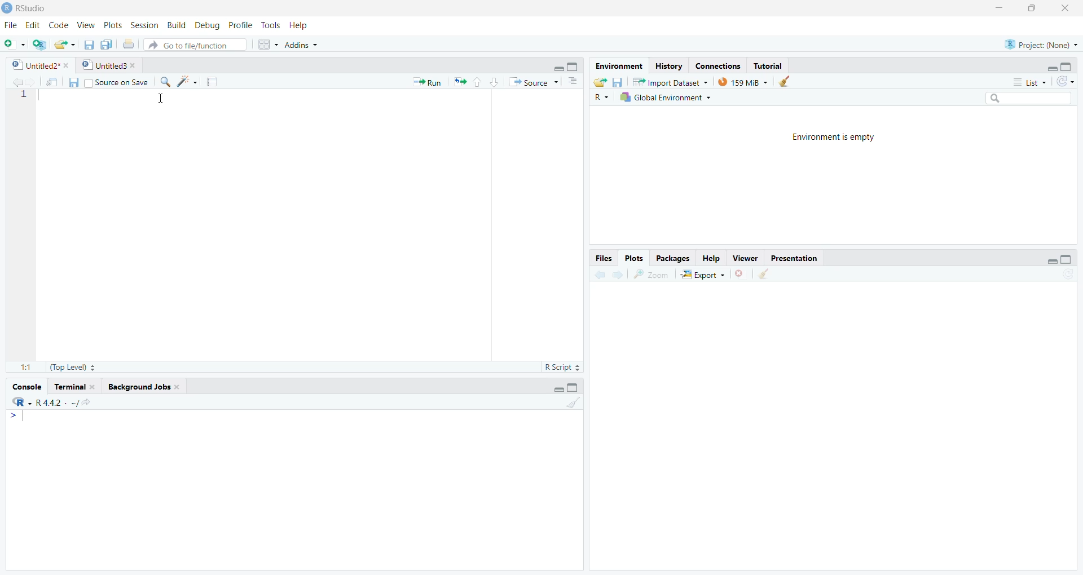 The width and height of the screenshot is (1083, 575). What do you see at coordinates (19, 418) in the screenshot?
I see `Typing indicator` at bounding box center [19, 418].